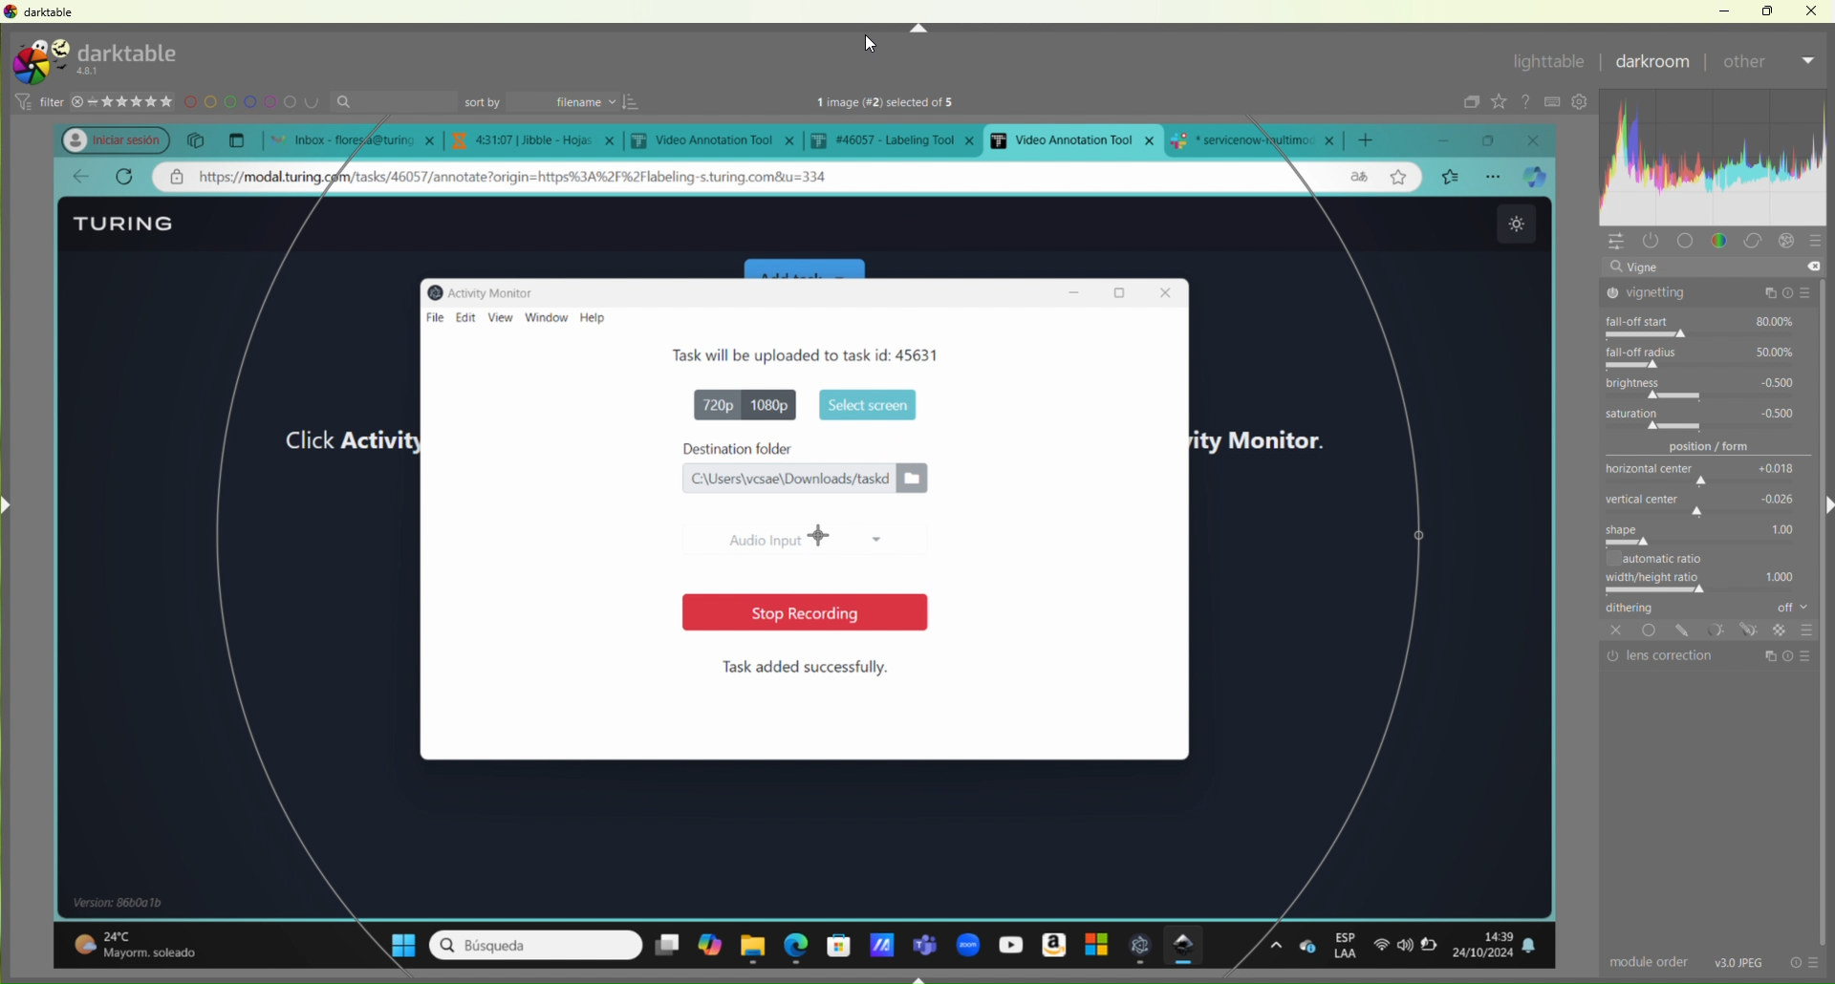 Image resolution: width=1835 pixels, height=984 pixels. Describe the element at coordinates (1187, 946) in the screenshot. I see `darktable` at that location.